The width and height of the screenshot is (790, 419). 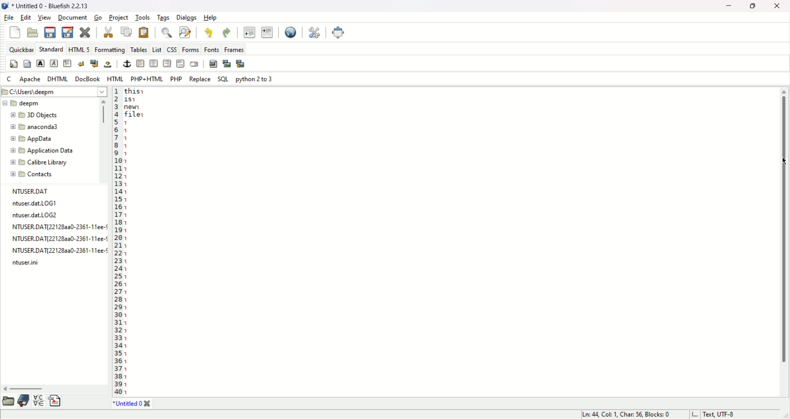 I want to click on line number, so click(x=118, y=242).